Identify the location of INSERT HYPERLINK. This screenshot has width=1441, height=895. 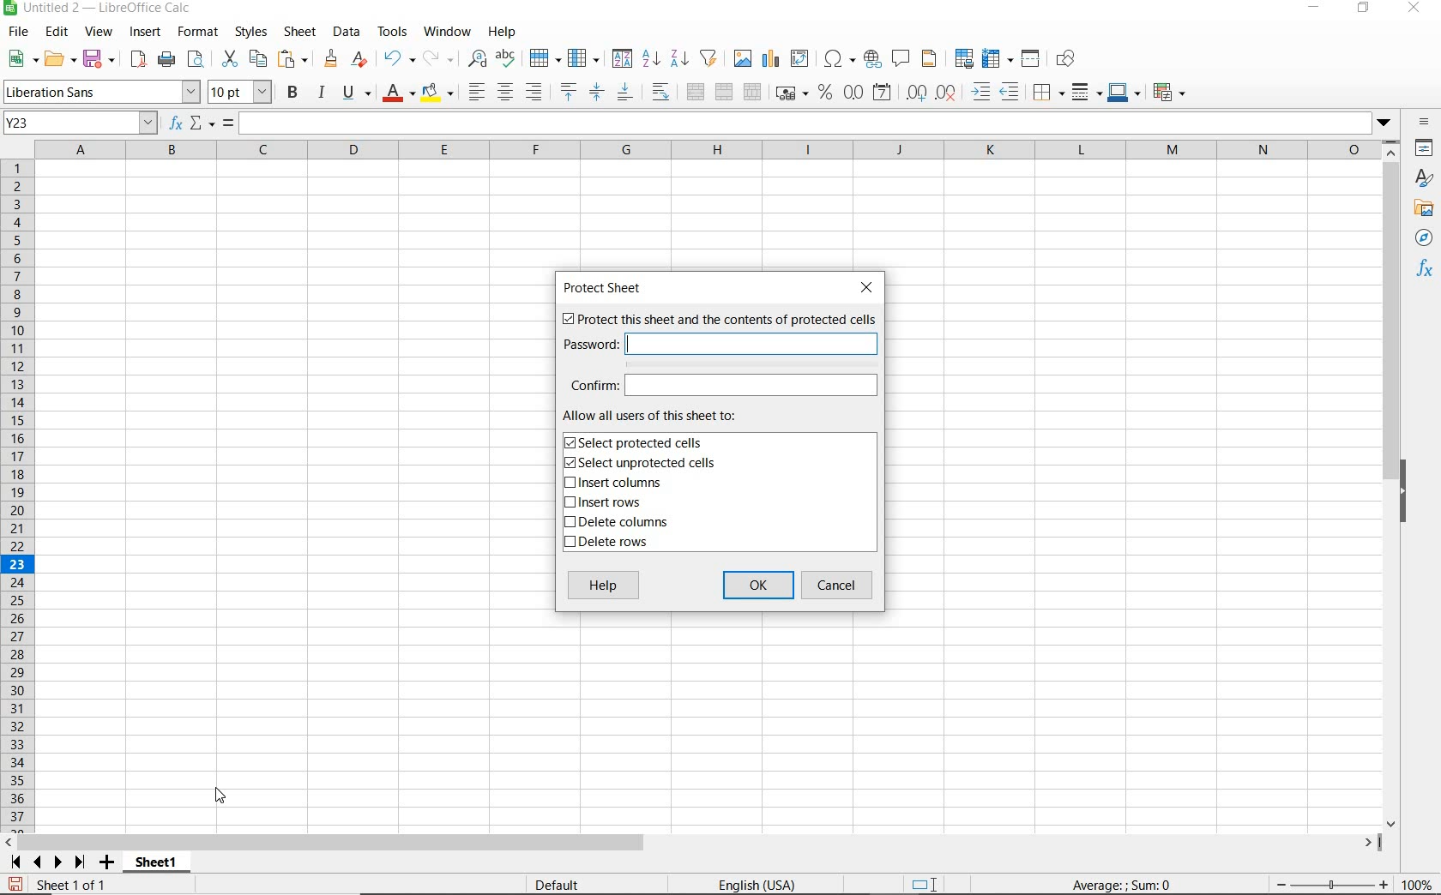
(872, 59).